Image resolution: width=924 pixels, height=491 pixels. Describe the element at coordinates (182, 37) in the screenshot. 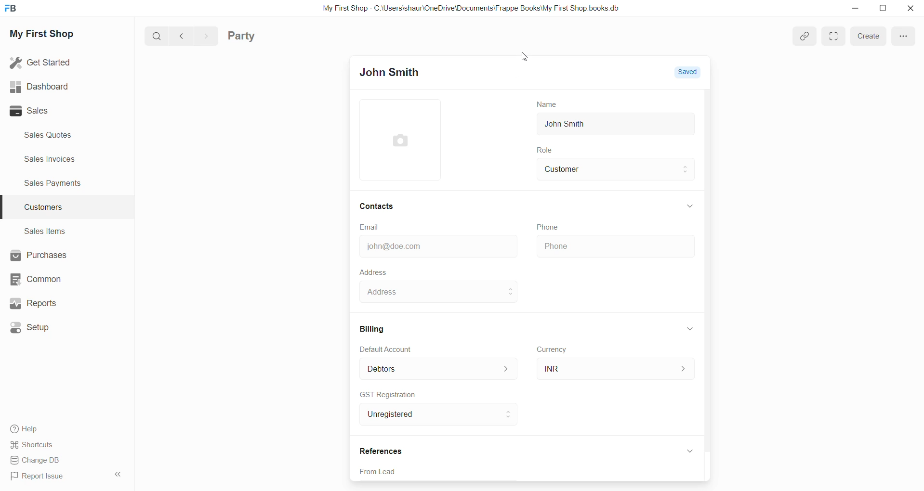

I see `go back` at that location.